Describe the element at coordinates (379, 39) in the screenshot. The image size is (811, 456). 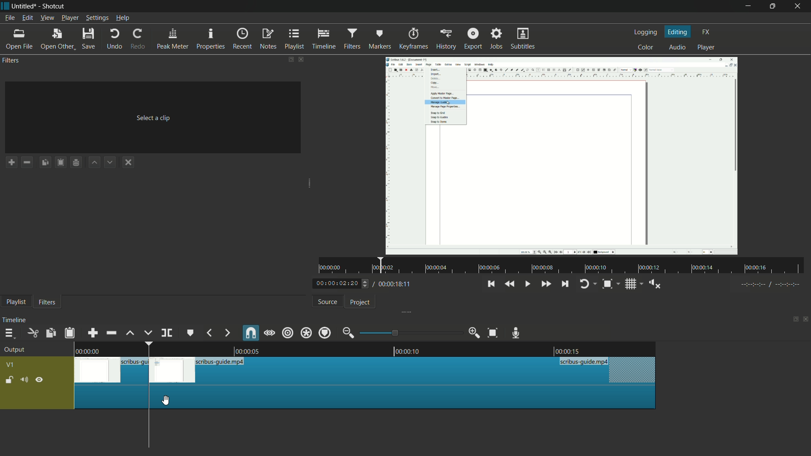
I see `markers` at that location.